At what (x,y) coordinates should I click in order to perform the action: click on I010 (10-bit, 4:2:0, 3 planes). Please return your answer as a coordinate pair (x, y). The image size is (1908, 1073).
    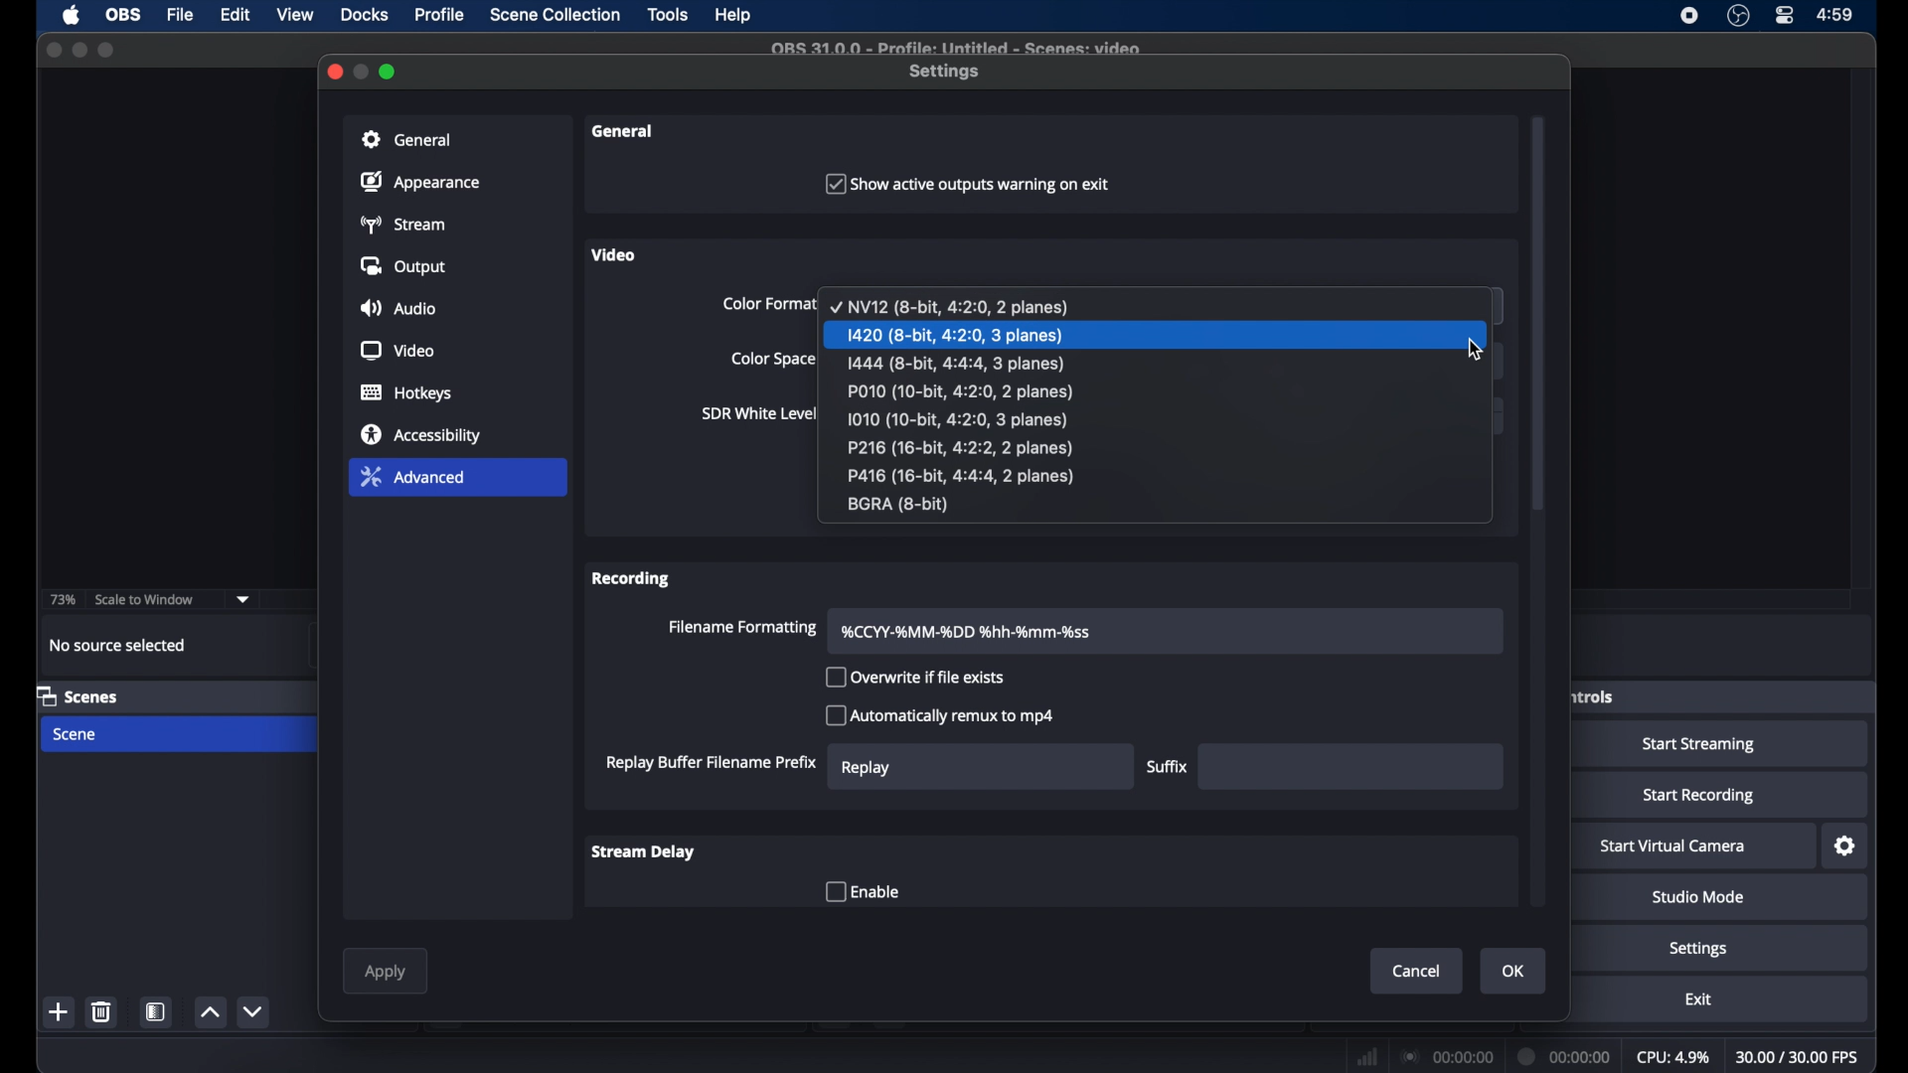
    Looking at the image, I should click on (961, 419).